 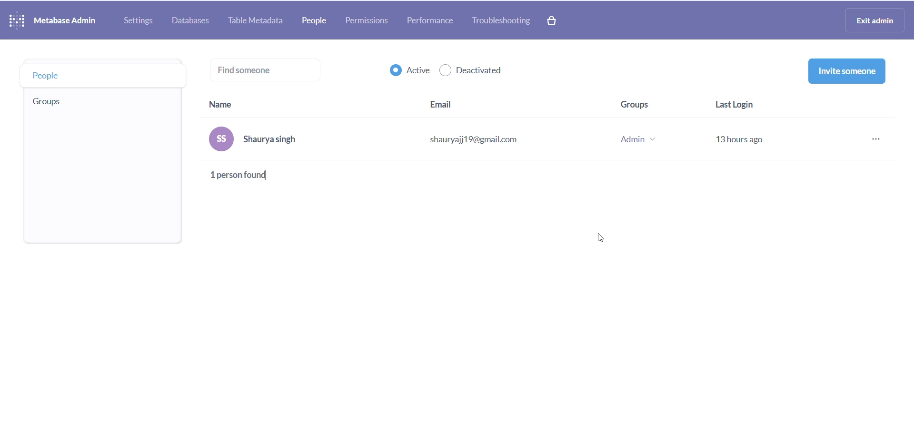 What do you see at coordinates (258, 106) in the screenshot?
I see `name heading` at bounding box center [258, 106].